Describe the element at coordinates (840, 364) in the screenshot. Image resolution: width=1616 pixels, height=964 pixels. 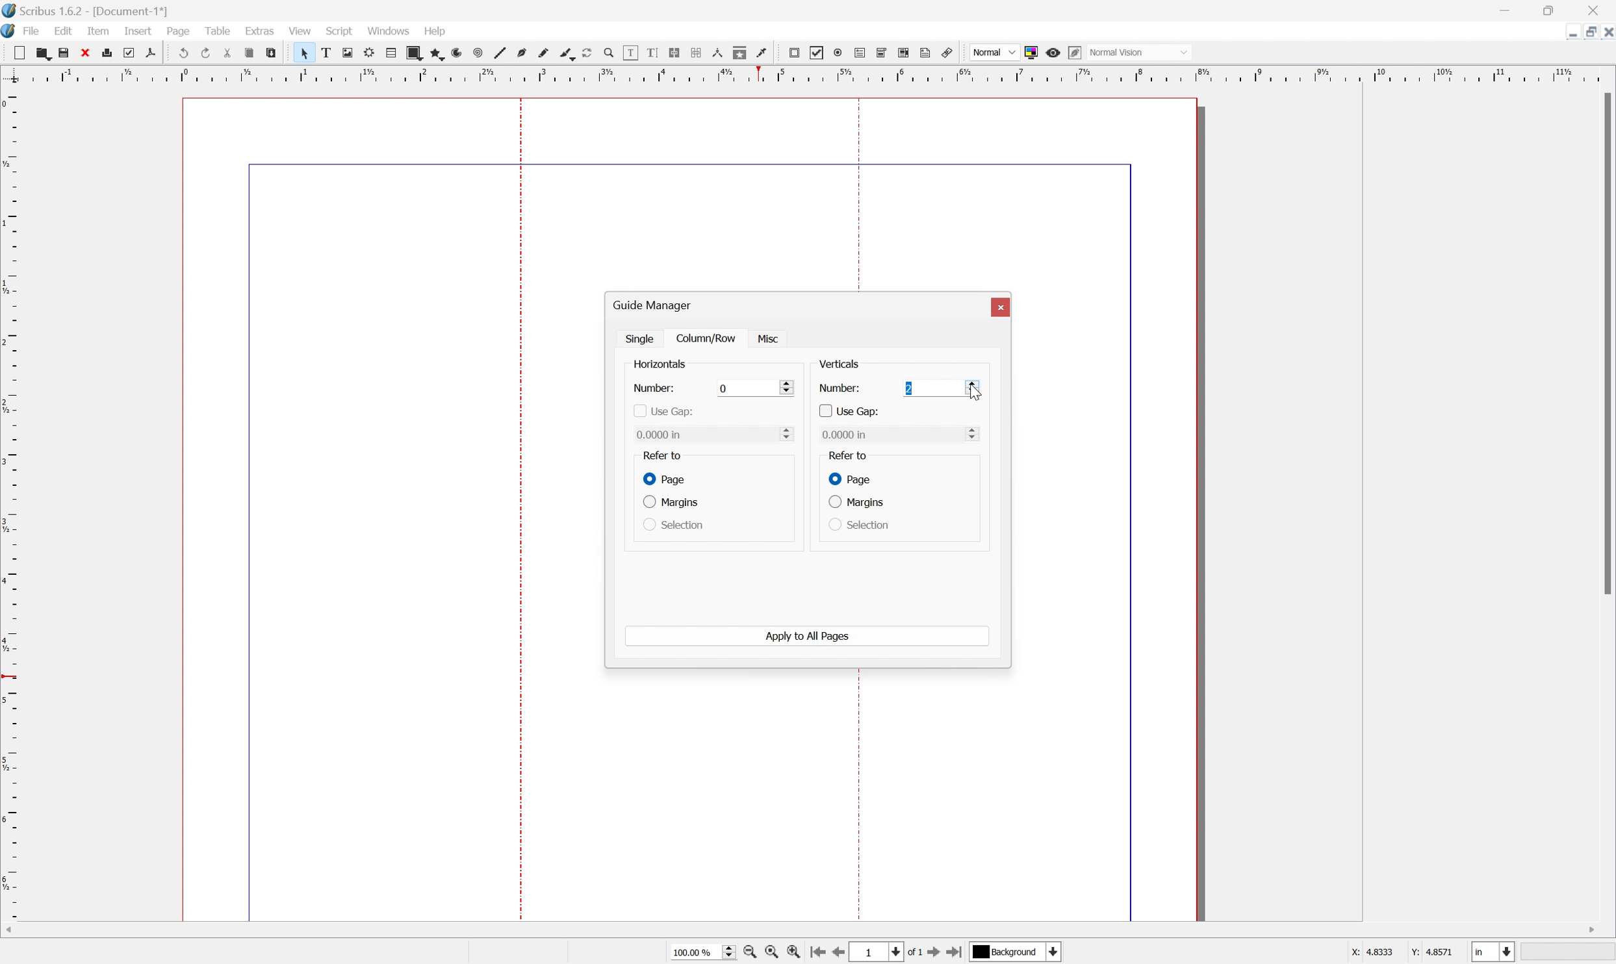
I see `verticals` at that location.